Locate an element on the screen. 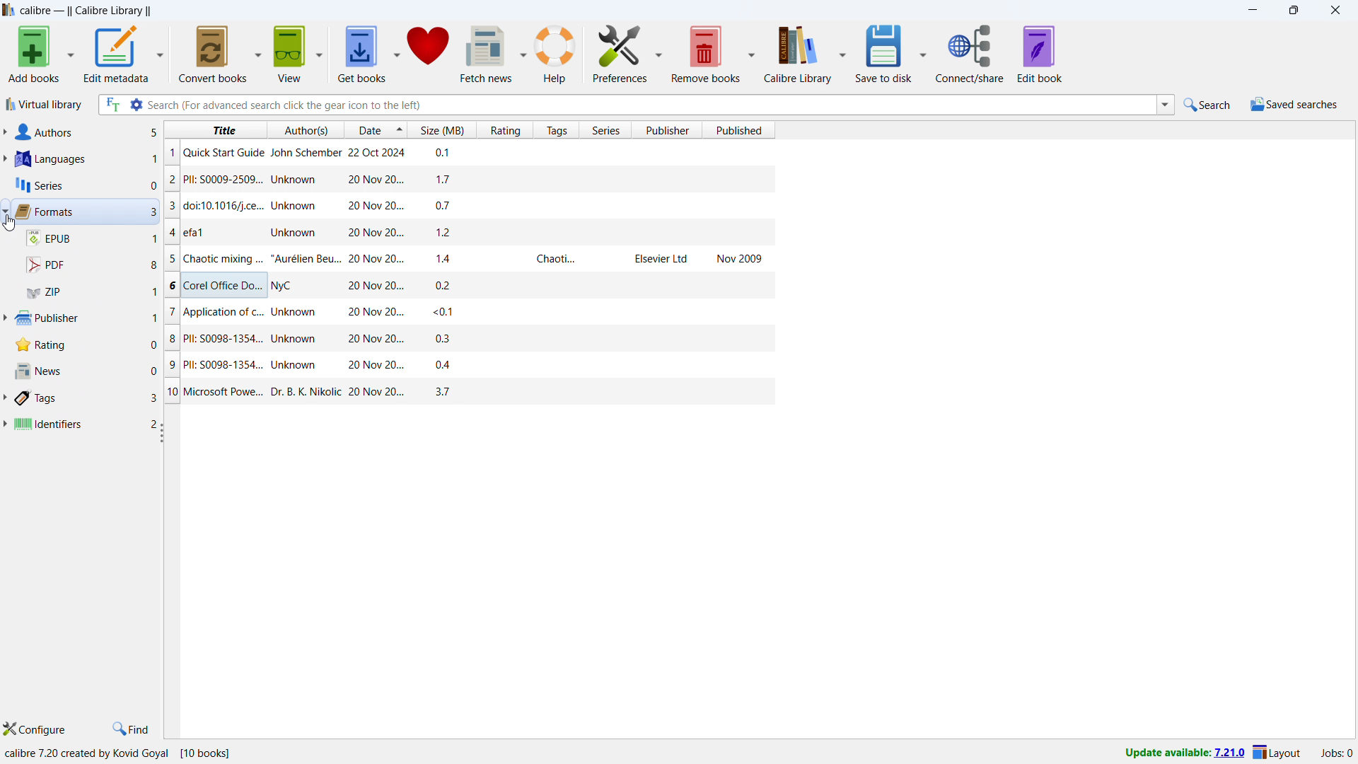 This screenshot has height=764, width=1358. sort by published is located at coordinates (739, 130).